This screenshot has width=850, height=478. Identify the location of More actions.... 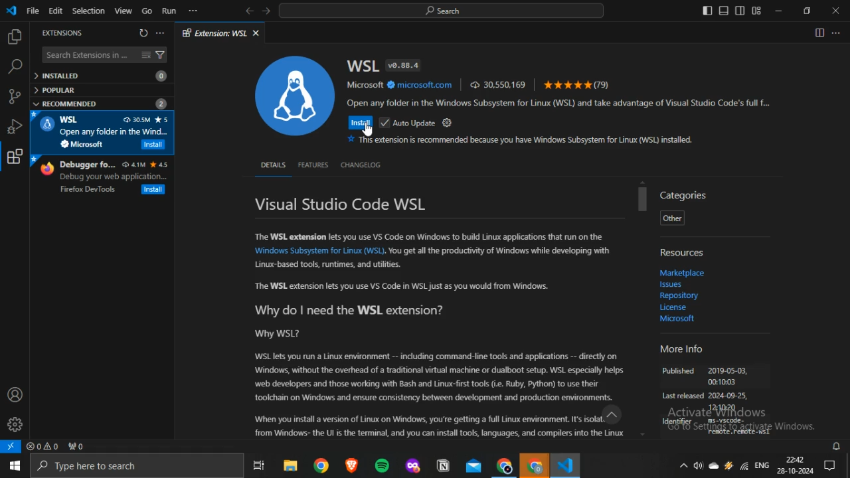
(836, 33).